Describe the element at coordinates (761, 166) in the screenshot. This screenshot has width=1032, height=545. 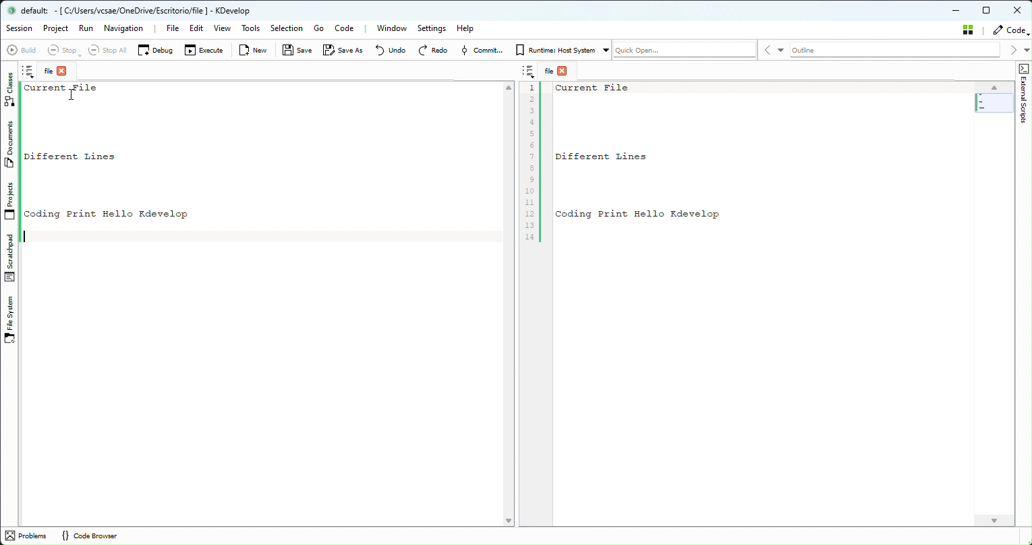
I see `After last action - current file different likes coding print hello kdevelop` at that location.